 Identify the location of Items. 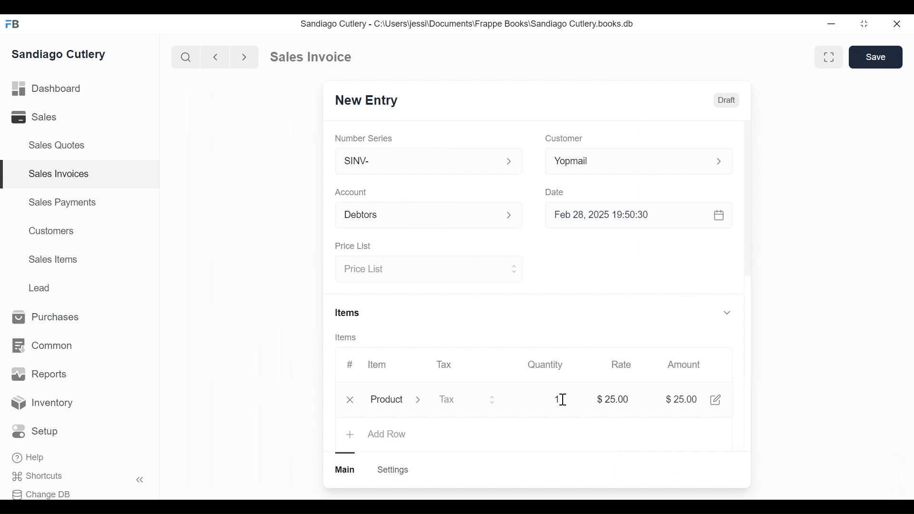
(347, 337).